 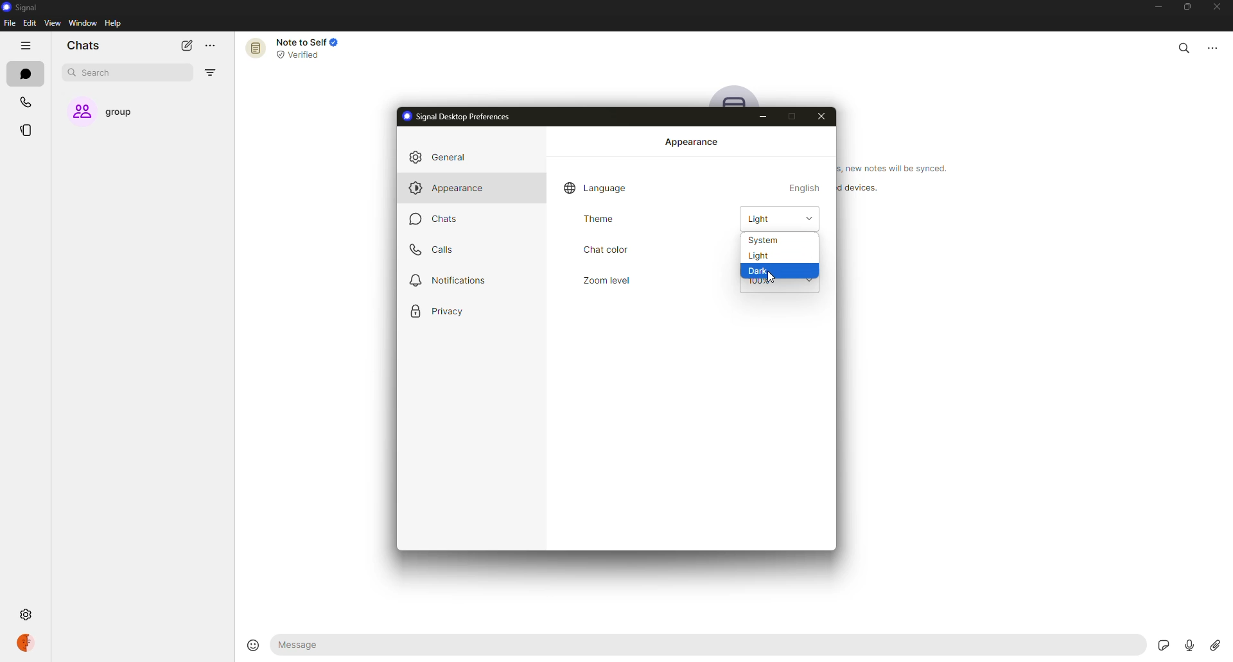 What do you see at coordinates (1219, 8) in the screenshot?
I see `close` at bounding box center [1219, 8].